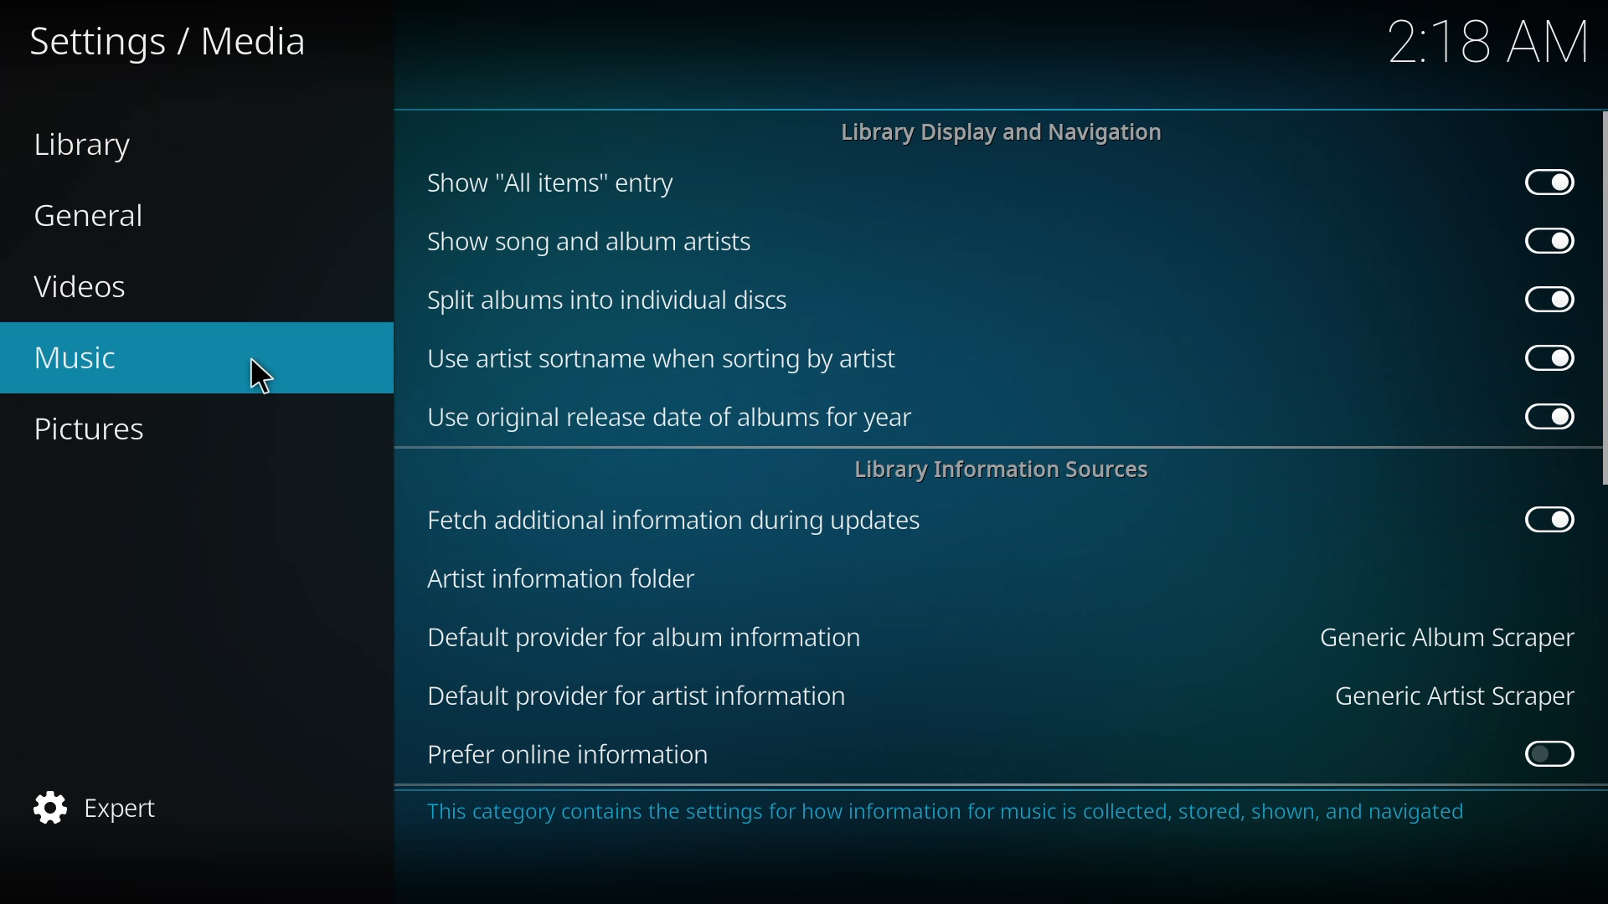  I want to click on general, so click(94, 216).